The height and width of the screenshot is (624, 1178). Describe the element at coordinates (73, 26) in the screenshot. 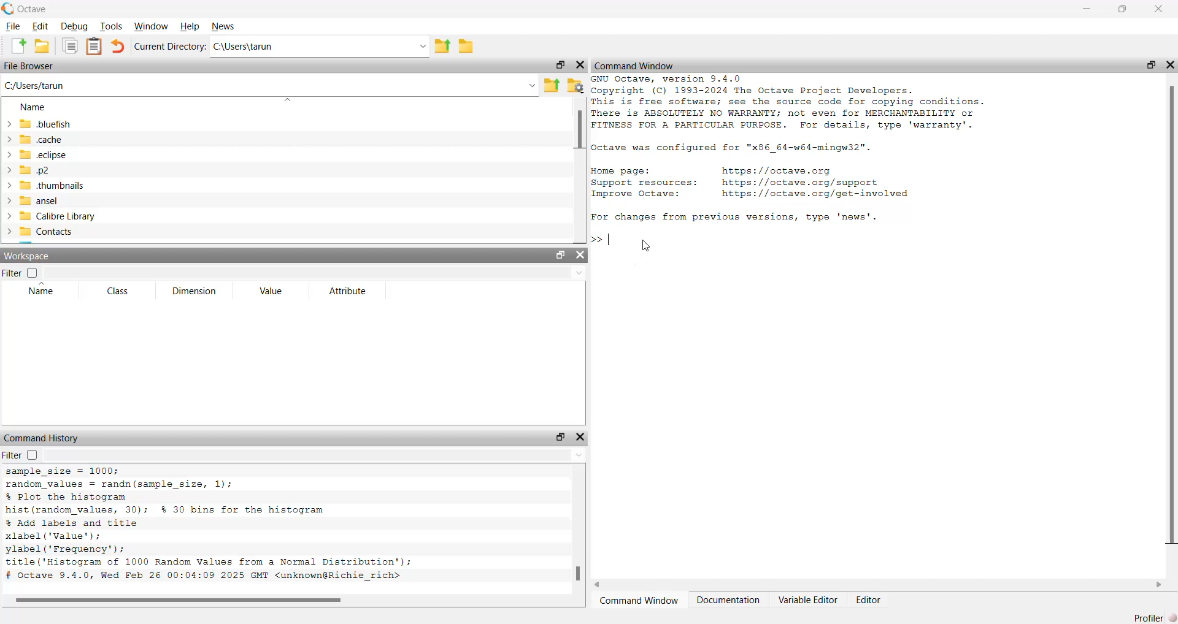

I see `Debug` at that location.